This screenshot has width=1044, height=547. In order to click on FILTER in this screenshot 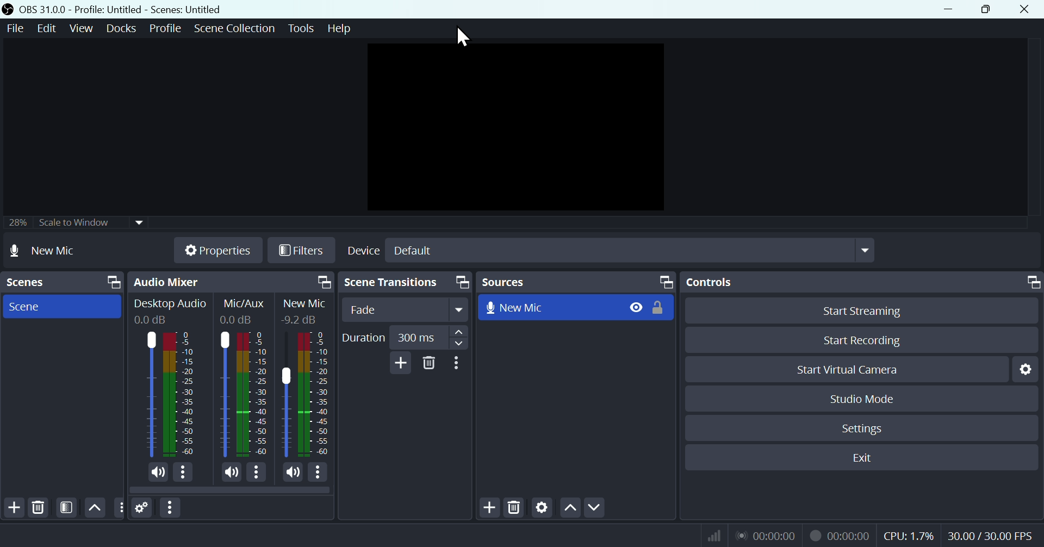, I will do `click(65, 507)`.